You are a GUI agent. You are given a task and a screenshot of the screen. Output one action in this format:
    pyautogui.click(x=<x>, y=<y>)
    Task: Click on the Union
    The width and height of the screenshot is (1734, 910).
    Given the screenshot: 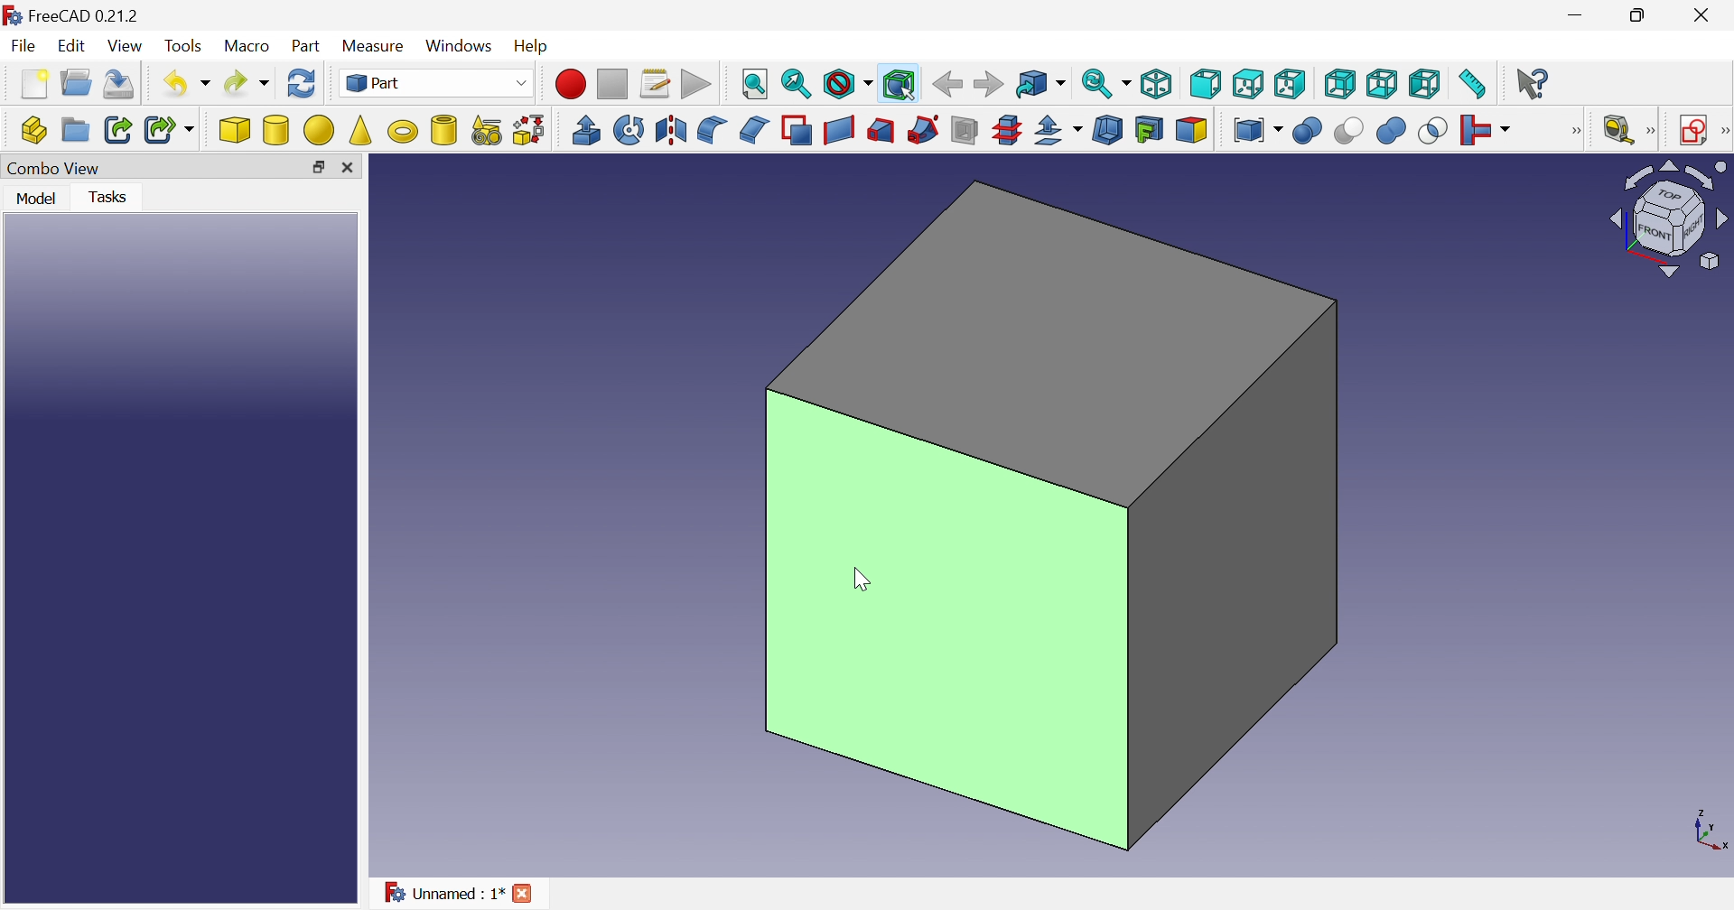 What is the action you would take?
    pyautogui.click(x=1391, y=130)
    